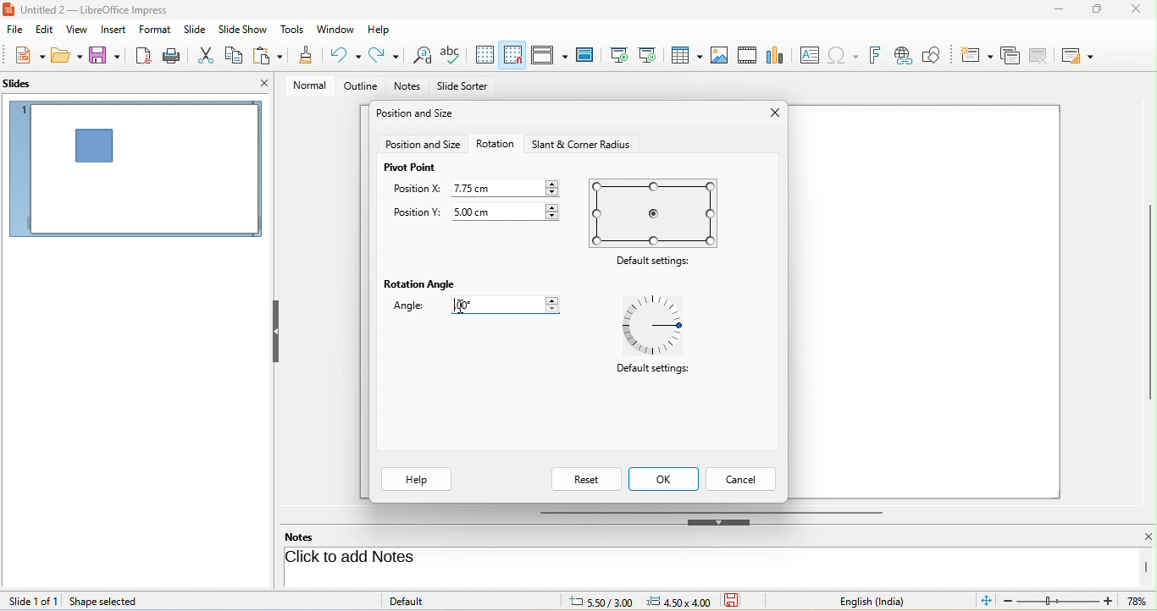  I want to click on format, so click(158, 31).